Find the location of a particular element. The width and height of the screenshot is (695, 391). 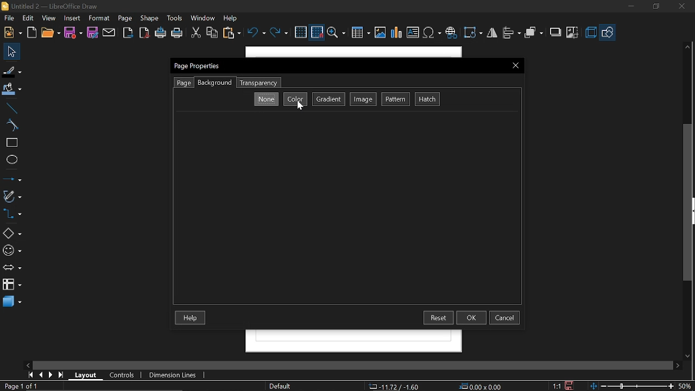

Go to last page is located at coordinates (62, 375).